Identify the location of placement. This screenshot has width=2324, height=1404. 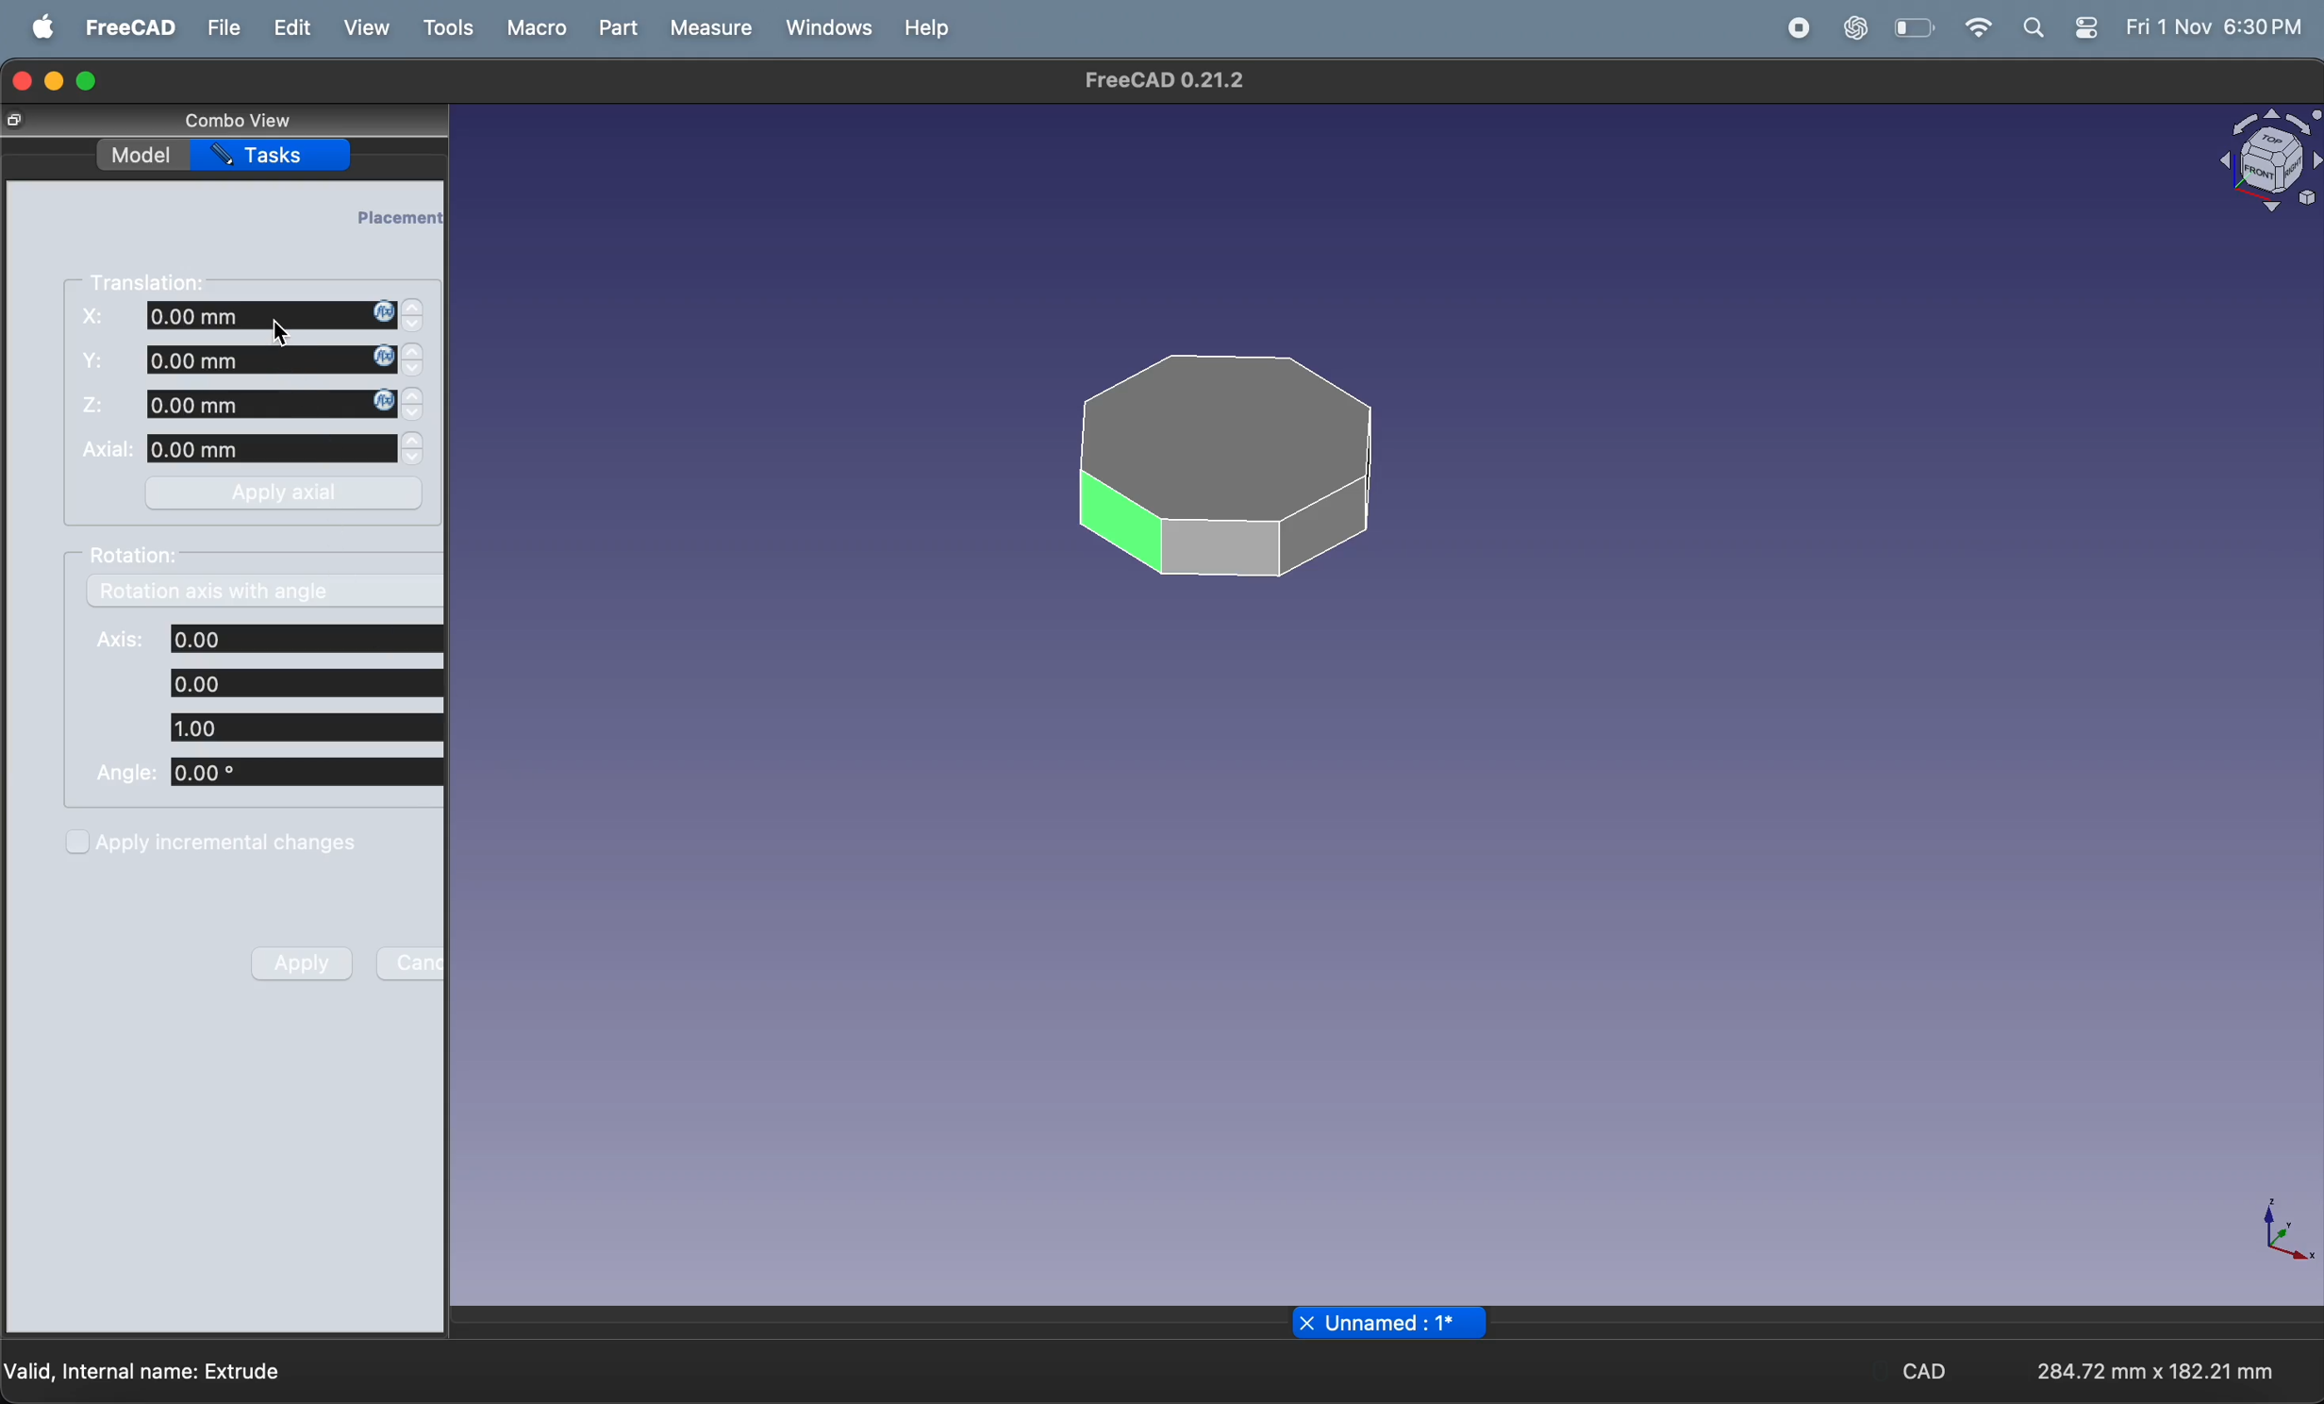
(398, 216).